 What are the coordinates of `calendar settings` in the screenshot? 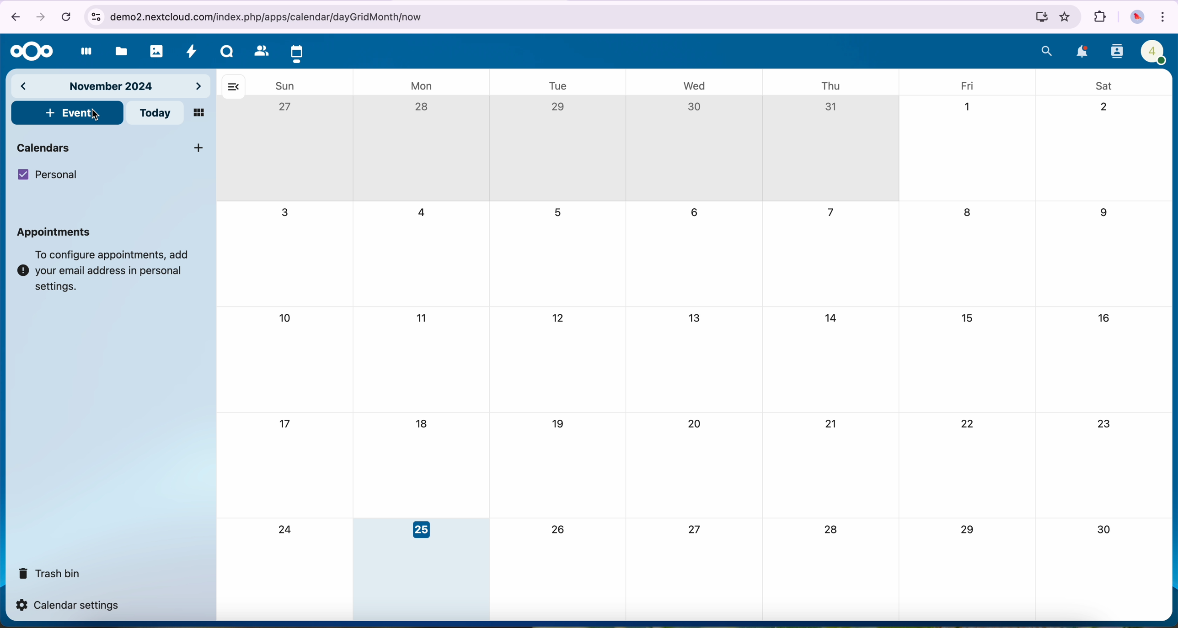 It's located at (70, 605).